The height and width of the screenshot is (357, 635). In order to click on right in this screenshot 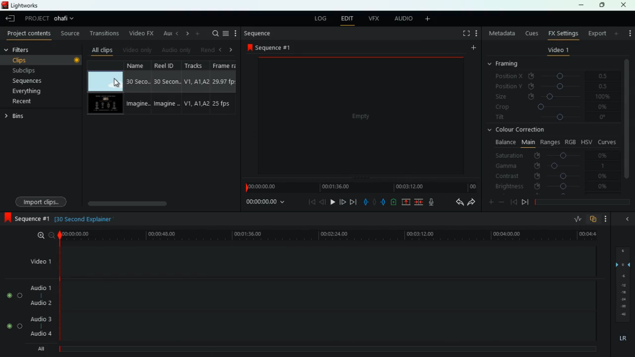, I will do `click(231, 50)`.